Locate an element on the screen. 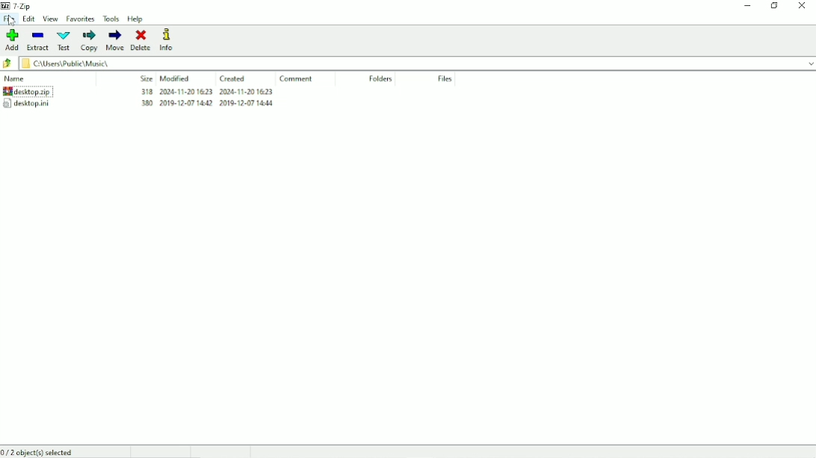 This screenshot has width=816, height=458. Comment is located at coordinates (297, 79).